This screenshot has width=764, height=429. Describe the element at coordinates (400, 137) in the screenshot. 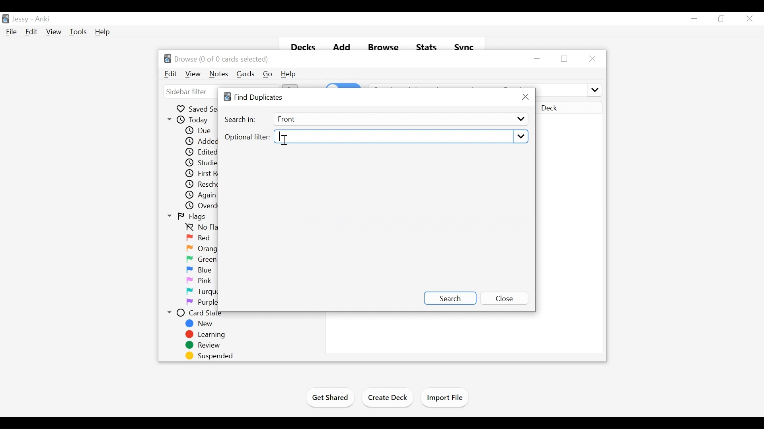

I see `Select Optional Filter` at that location.